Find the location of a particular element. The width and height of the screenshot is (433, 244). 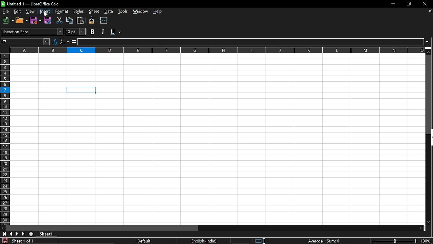

Fillable cells is located at coordinates (38, 90).